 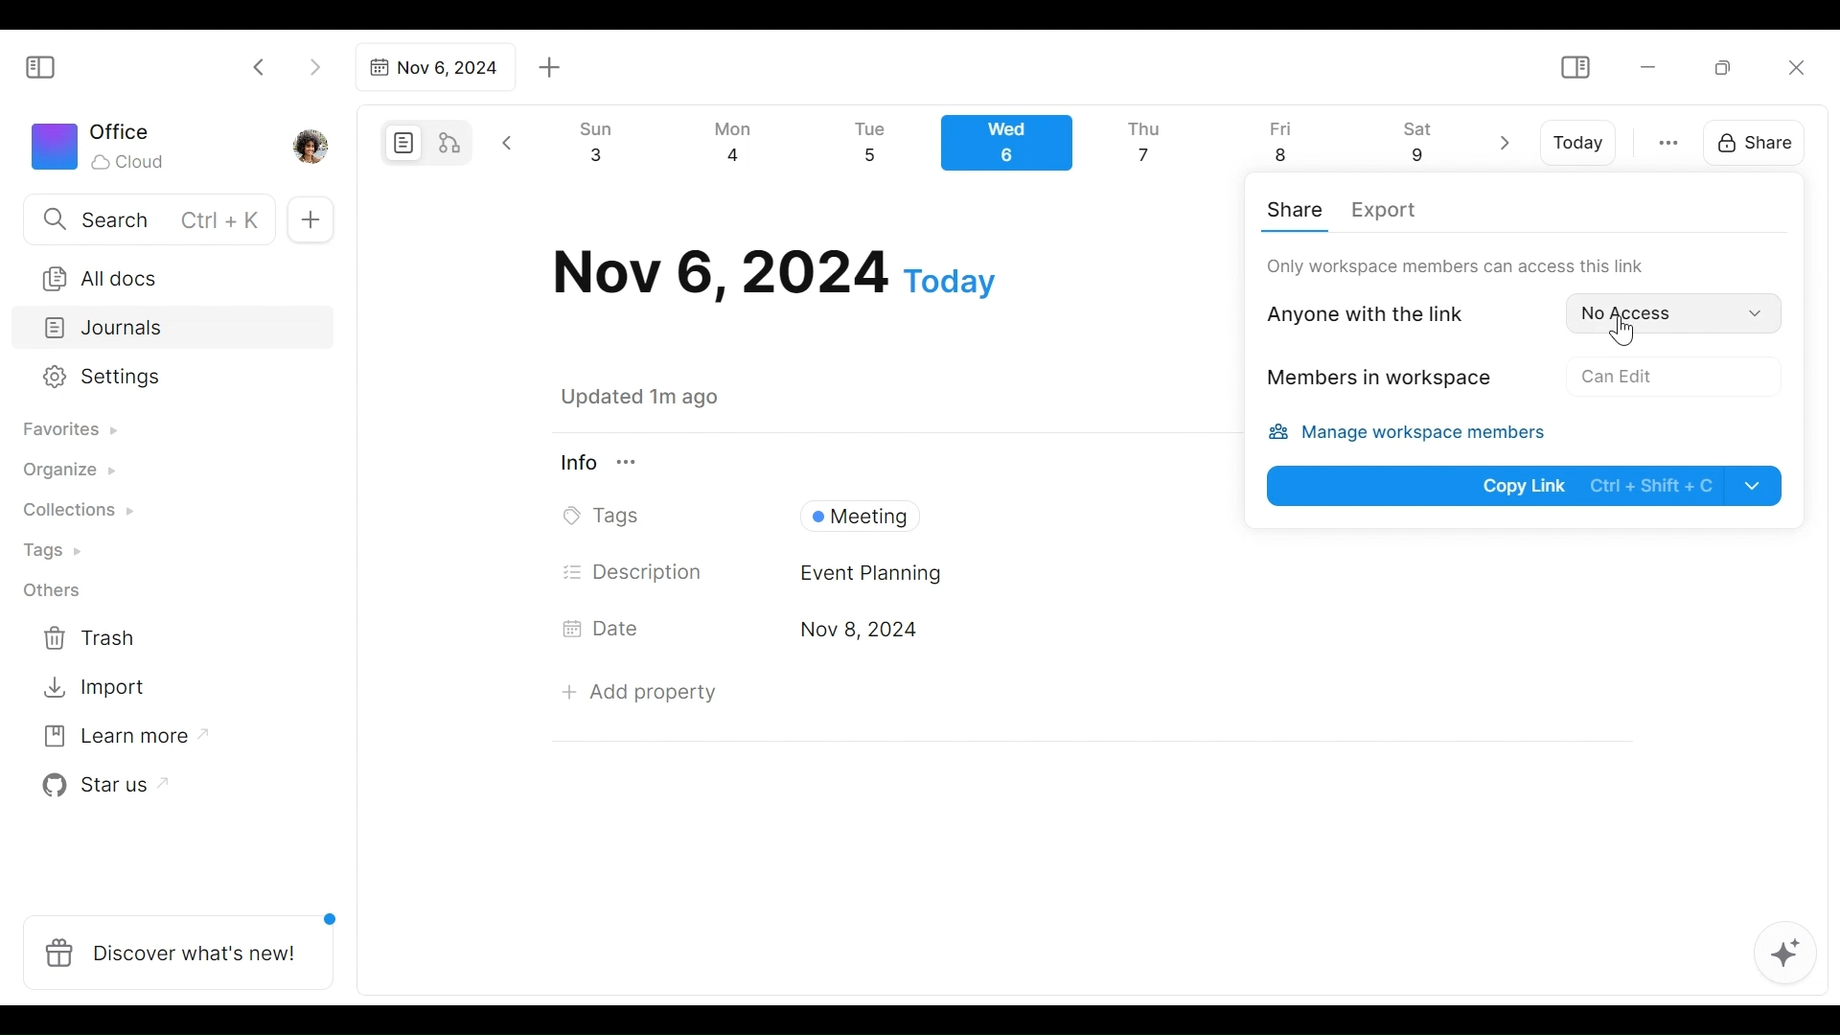 What do you see at coordinates (1527, 485) in the screenshot?
I see `Copy Link` at bounding box center [1527, 485].